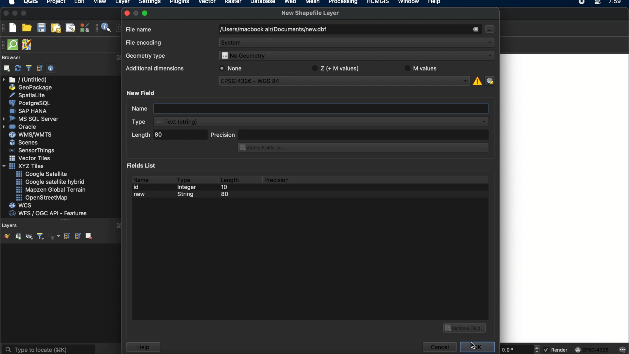  Describe the element at coordinates (126, 13) in the screenshot. I see `close` at that location.